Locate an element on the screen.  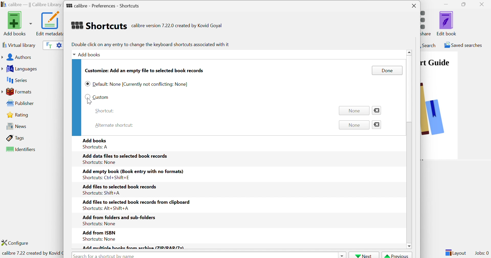
Shortcuts: A is located at coordinates (96, 147).